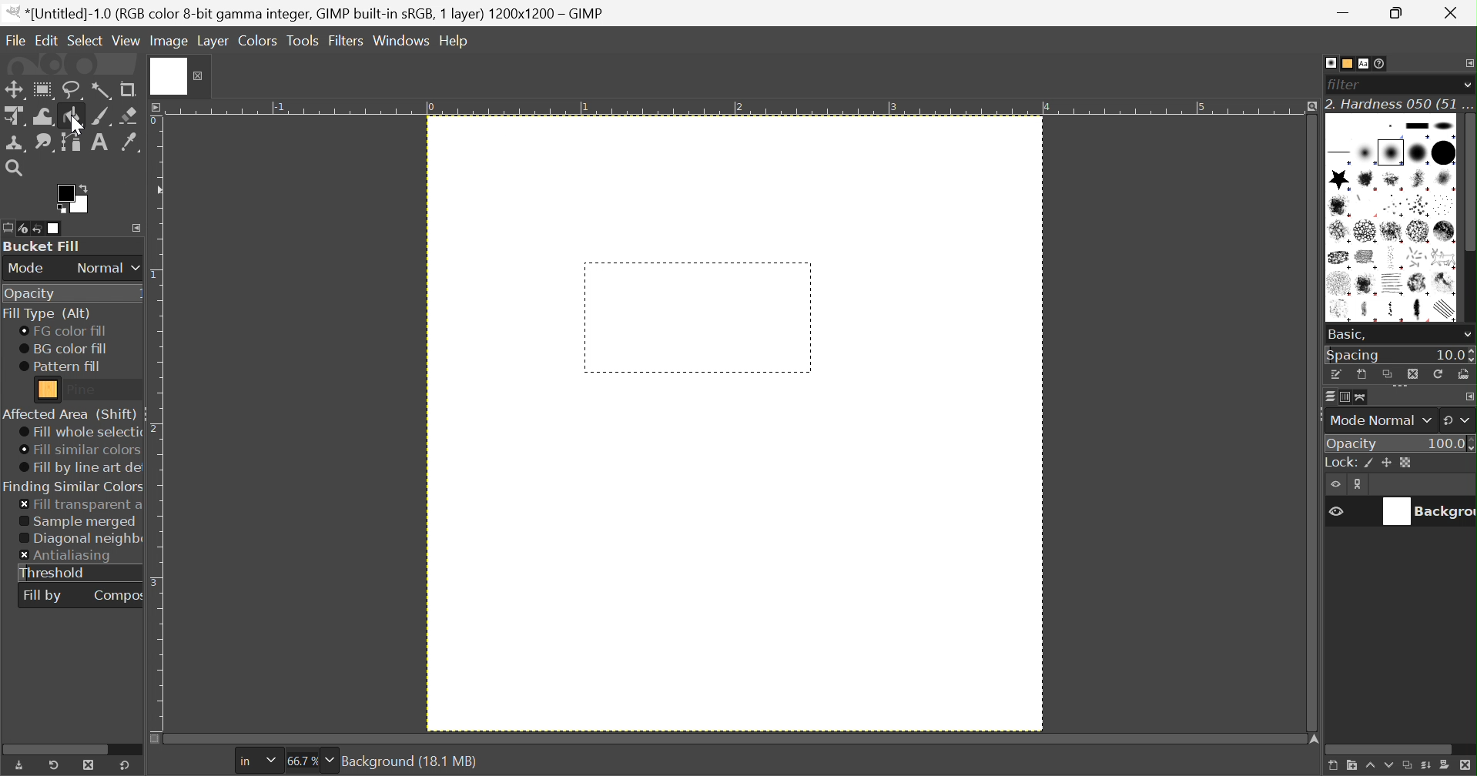  What do you see at coordinates (891, 108) in the screenshot?
I see `3` at bounding box center [891, 108].